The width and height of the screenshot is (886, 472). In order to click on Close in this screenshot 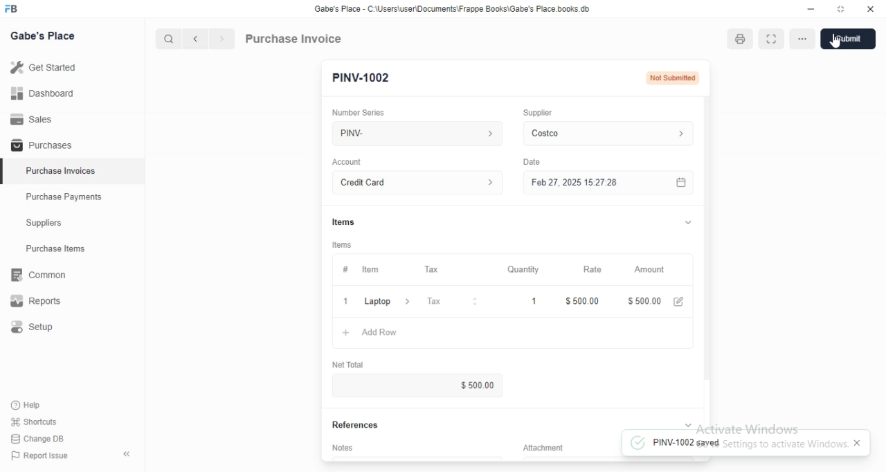, I will do `click(871, 9)`.